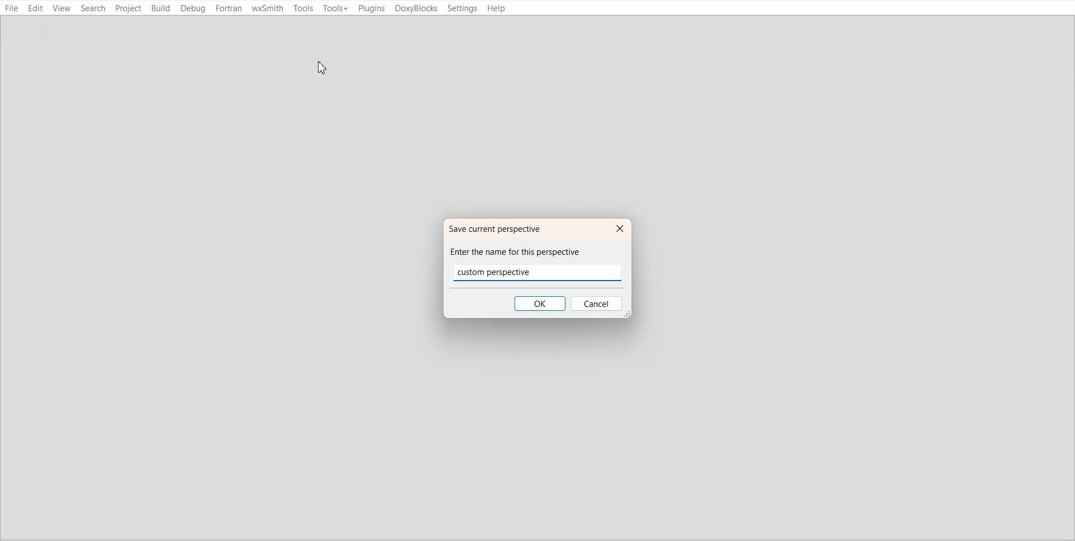  I want to click on Custom perspective, so click(503, 270).